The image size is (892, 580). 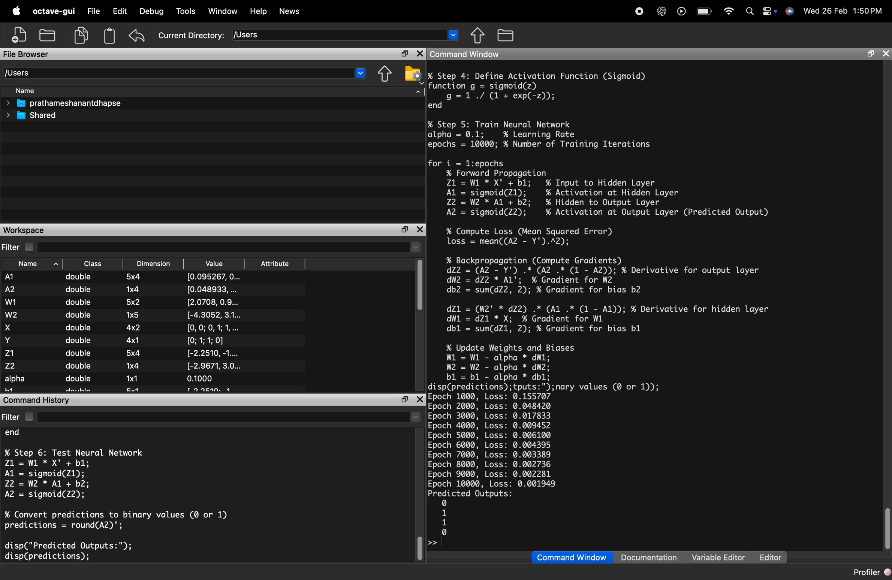 What do you see at coordinates (78, 302) in the screenshot?
I see `double` at bounding box center [78, 302].